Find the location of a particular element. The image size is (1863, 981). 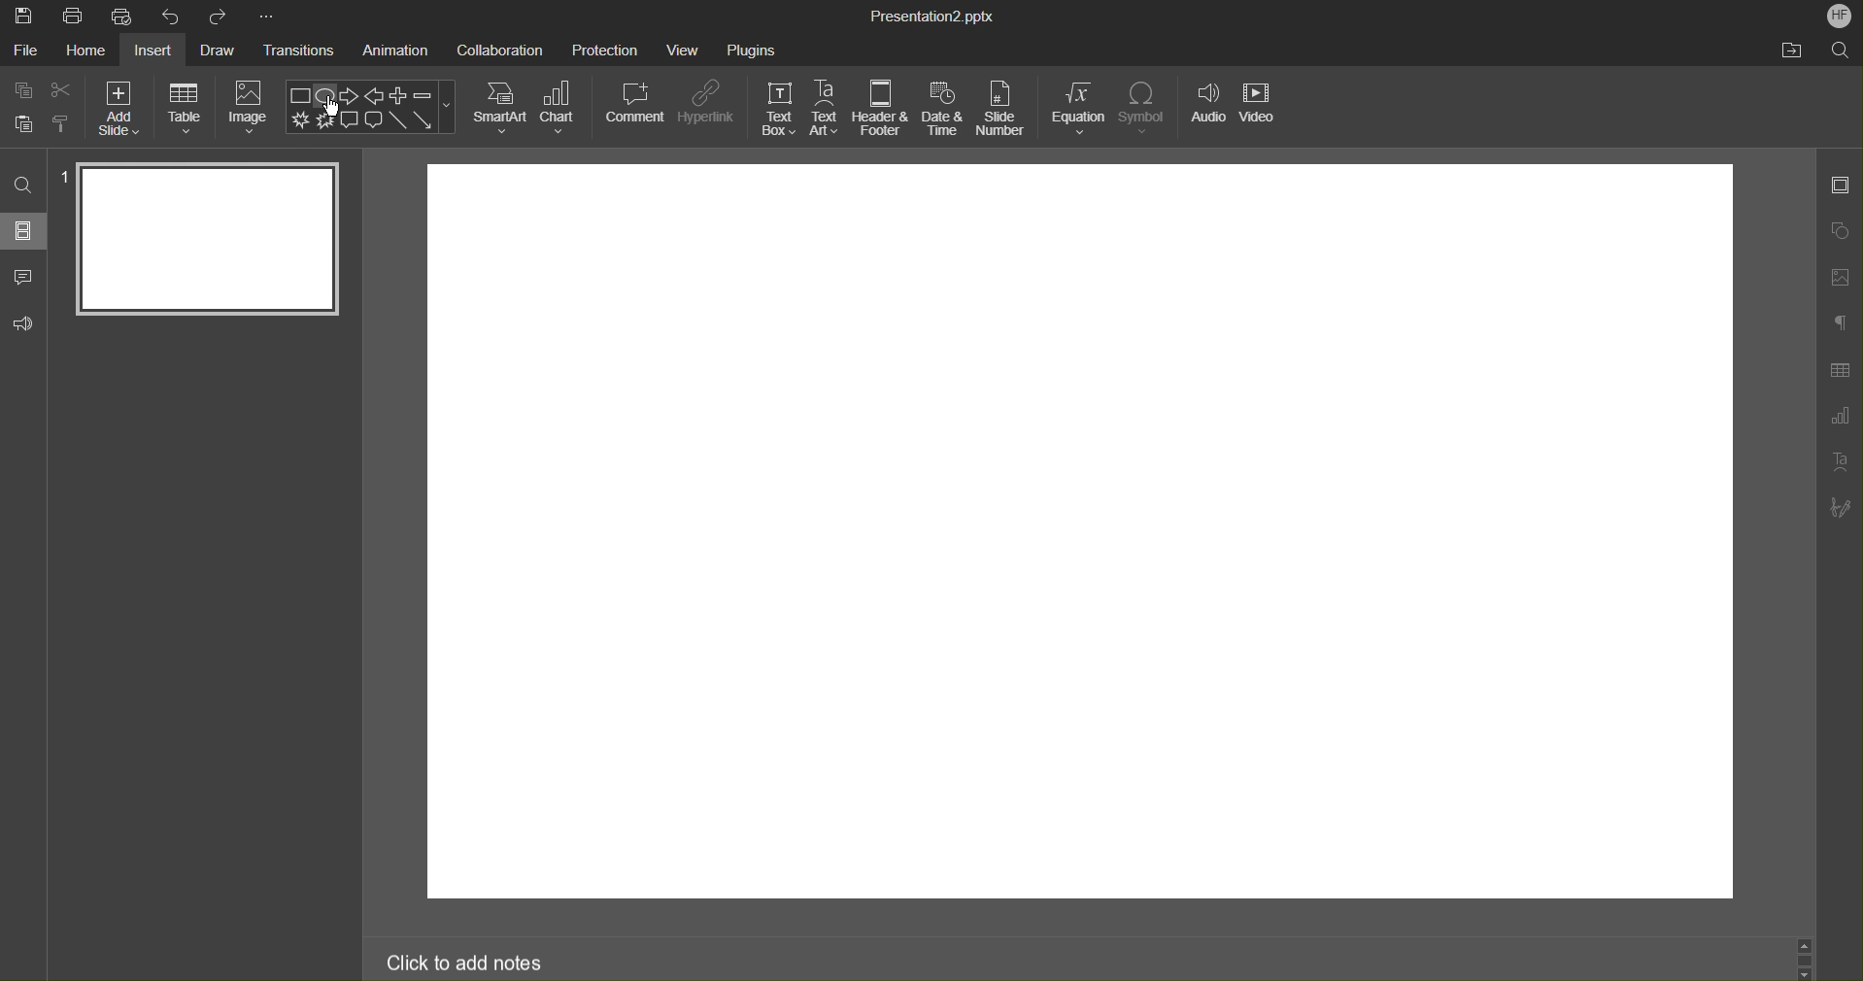

Text Box is located at coordinates (778, 109).